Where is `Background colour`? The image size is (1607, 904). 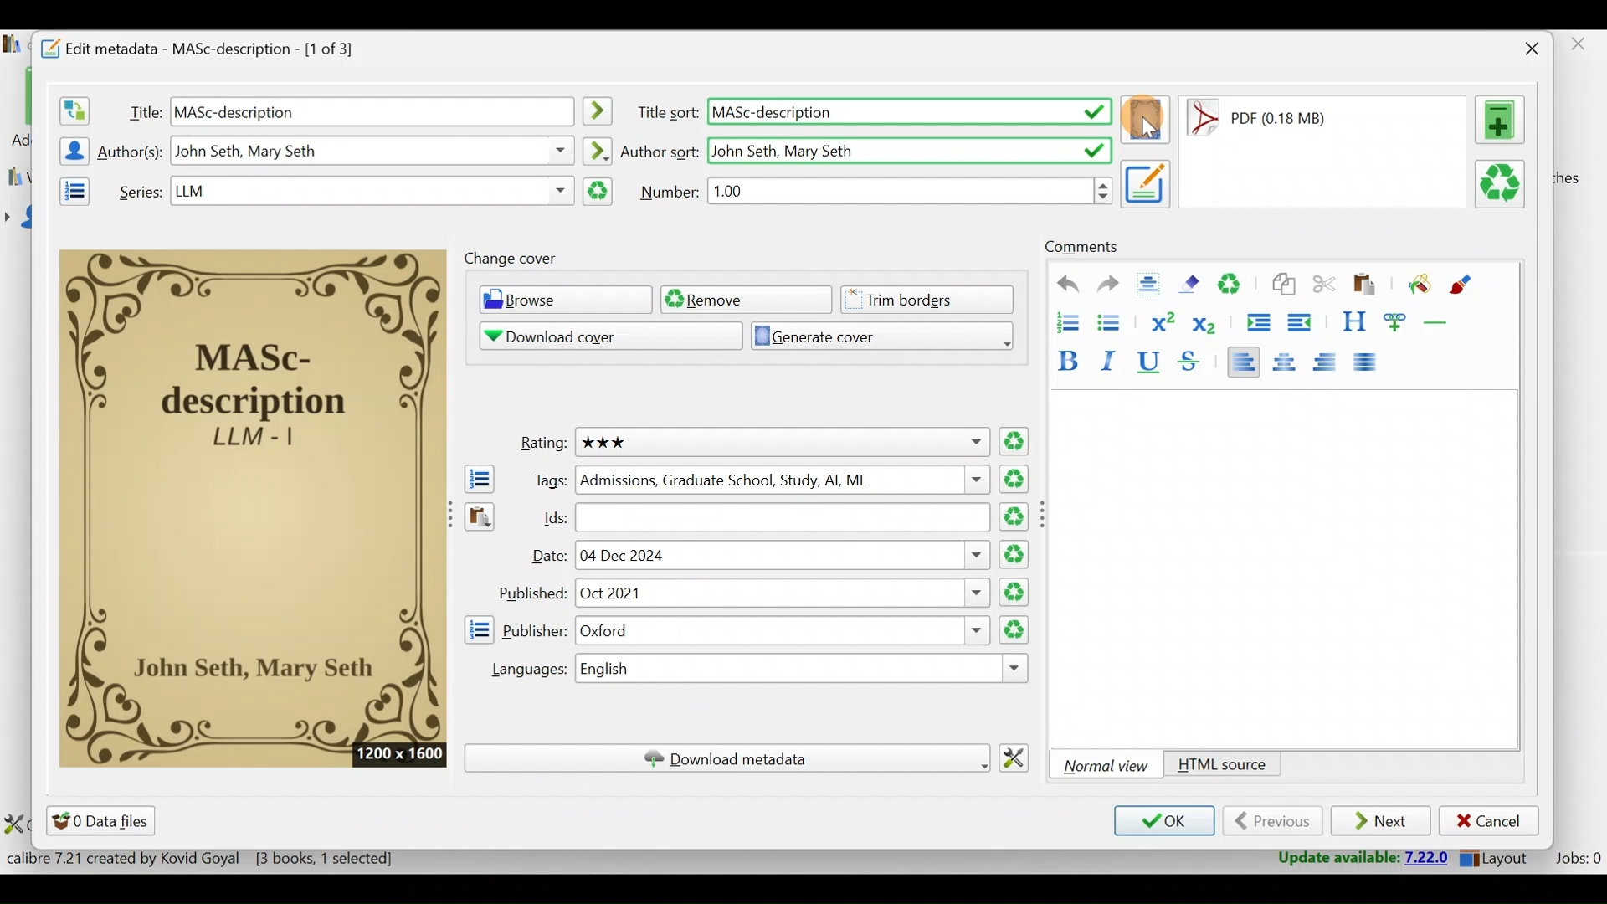 Background colour is located at coordinates (1417, 285).